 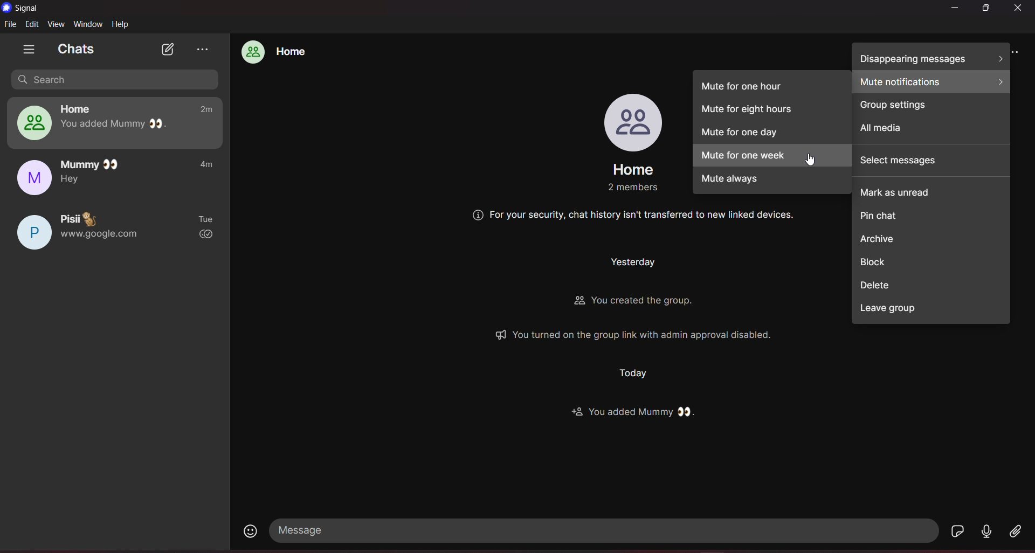 I want to click on , so click(x=631, y=264).